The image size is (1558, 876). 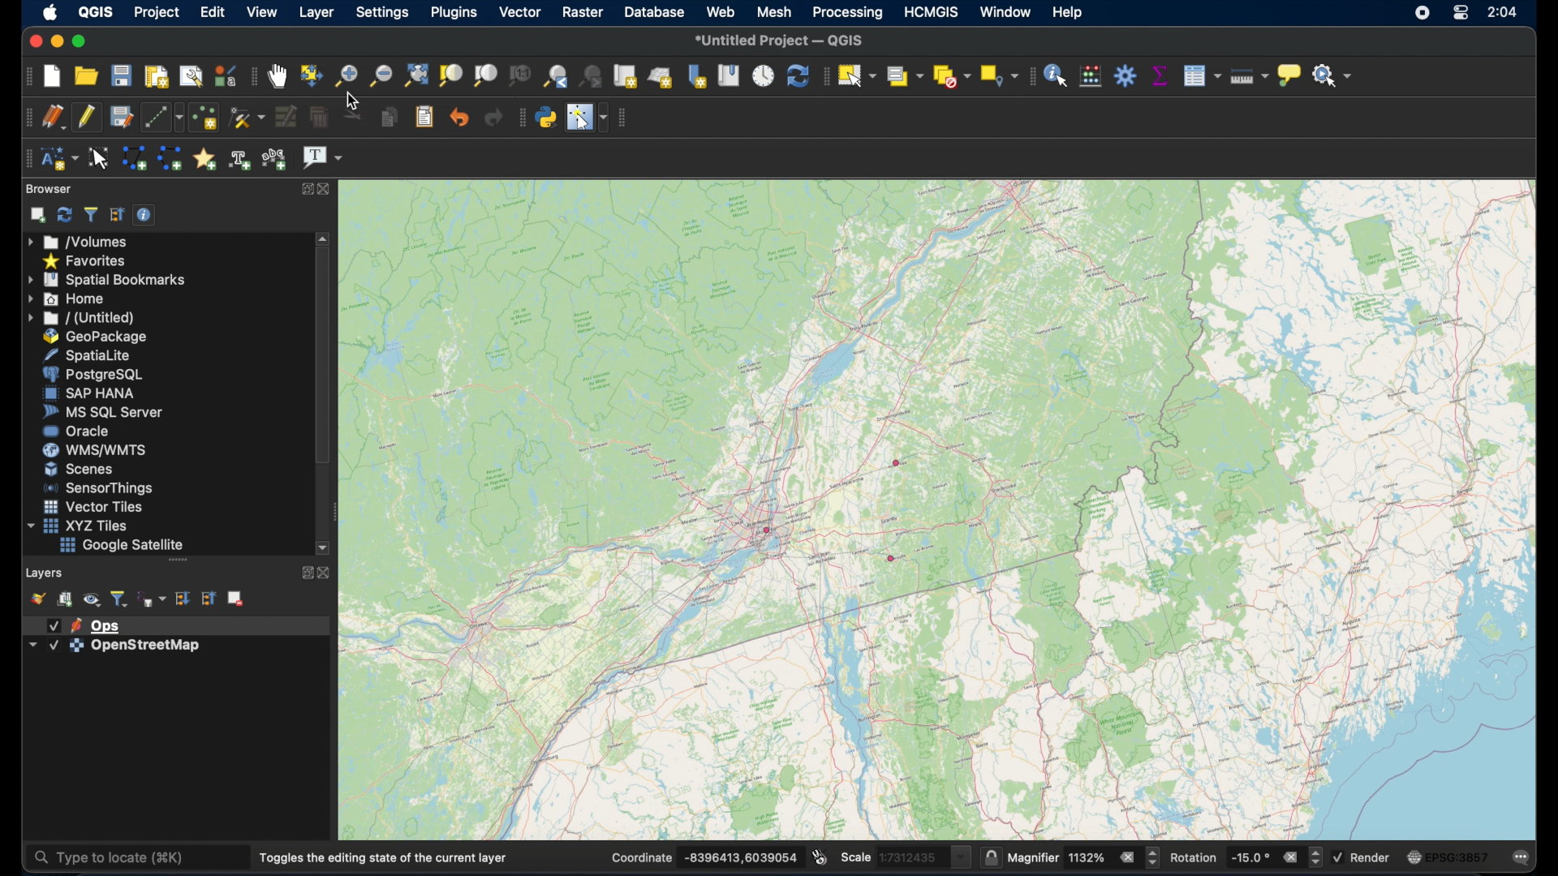 I want to click on modify annotations, so click(x=100, y=159).